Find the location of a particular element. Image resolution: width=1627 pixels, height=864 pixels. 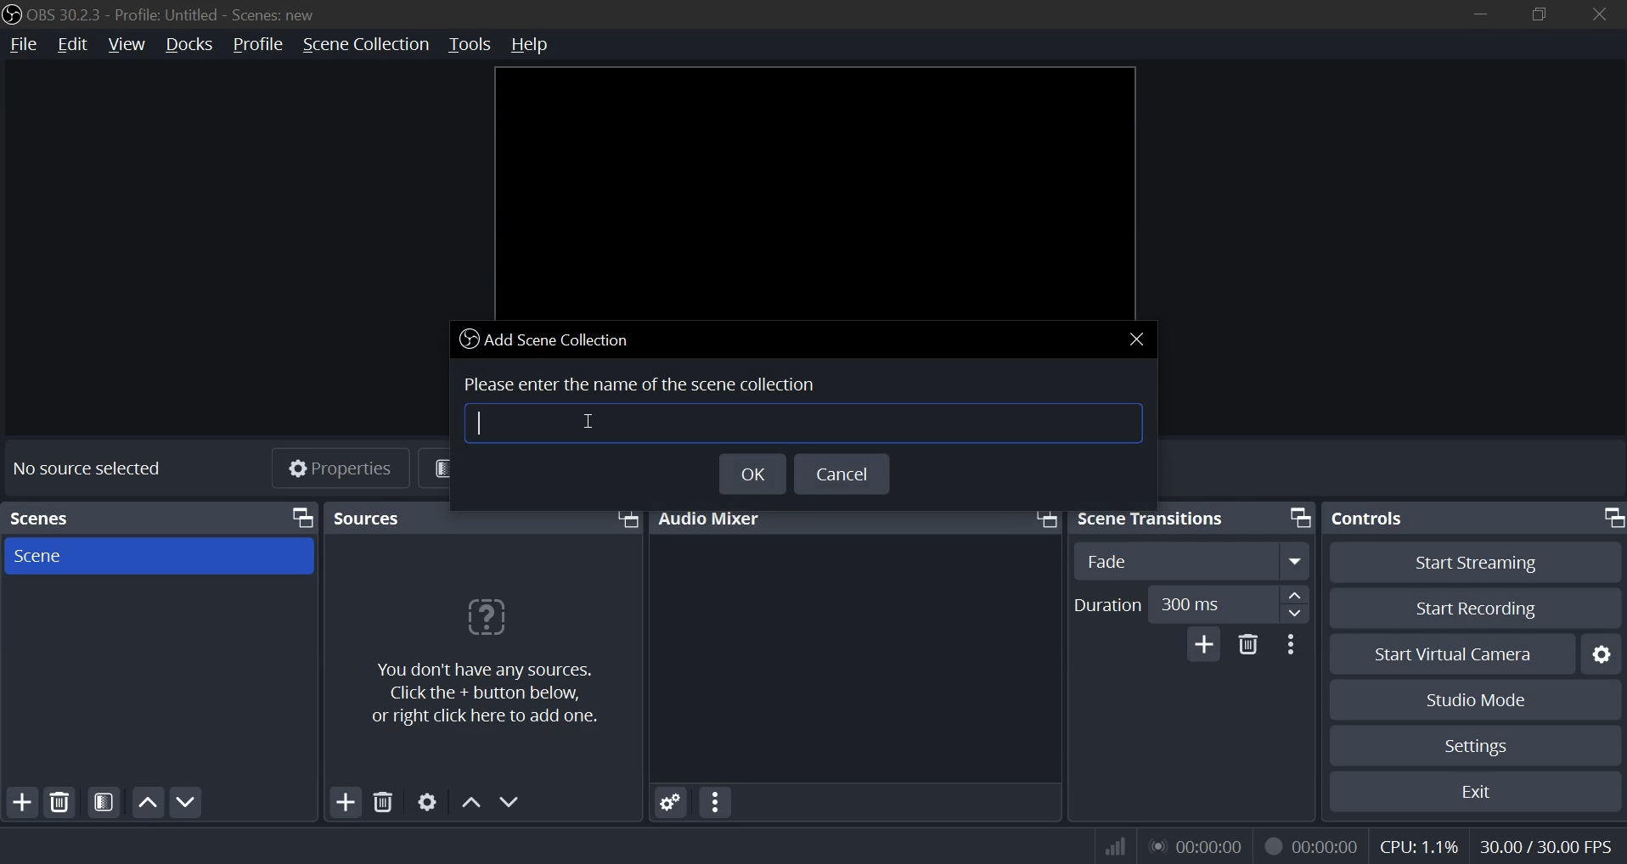

OBS 30.2.3 - Profile: Untitled - Scenes: new is located at coordinates (174, 14).